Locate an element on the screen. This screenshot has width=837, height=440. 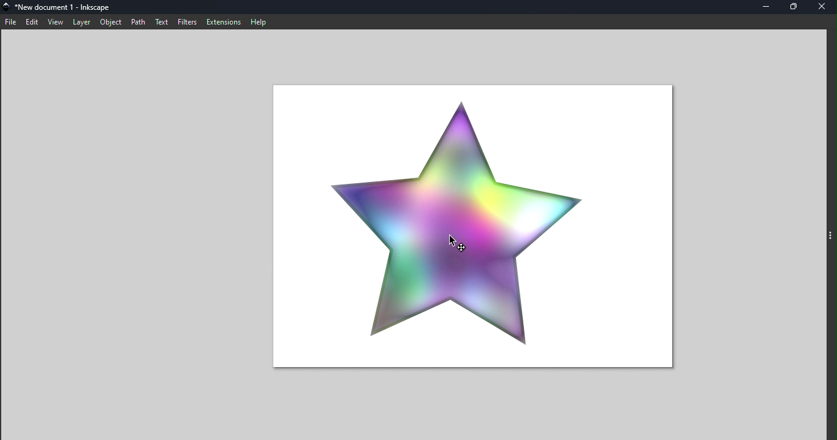
Path is located at coordinates (140, 23).